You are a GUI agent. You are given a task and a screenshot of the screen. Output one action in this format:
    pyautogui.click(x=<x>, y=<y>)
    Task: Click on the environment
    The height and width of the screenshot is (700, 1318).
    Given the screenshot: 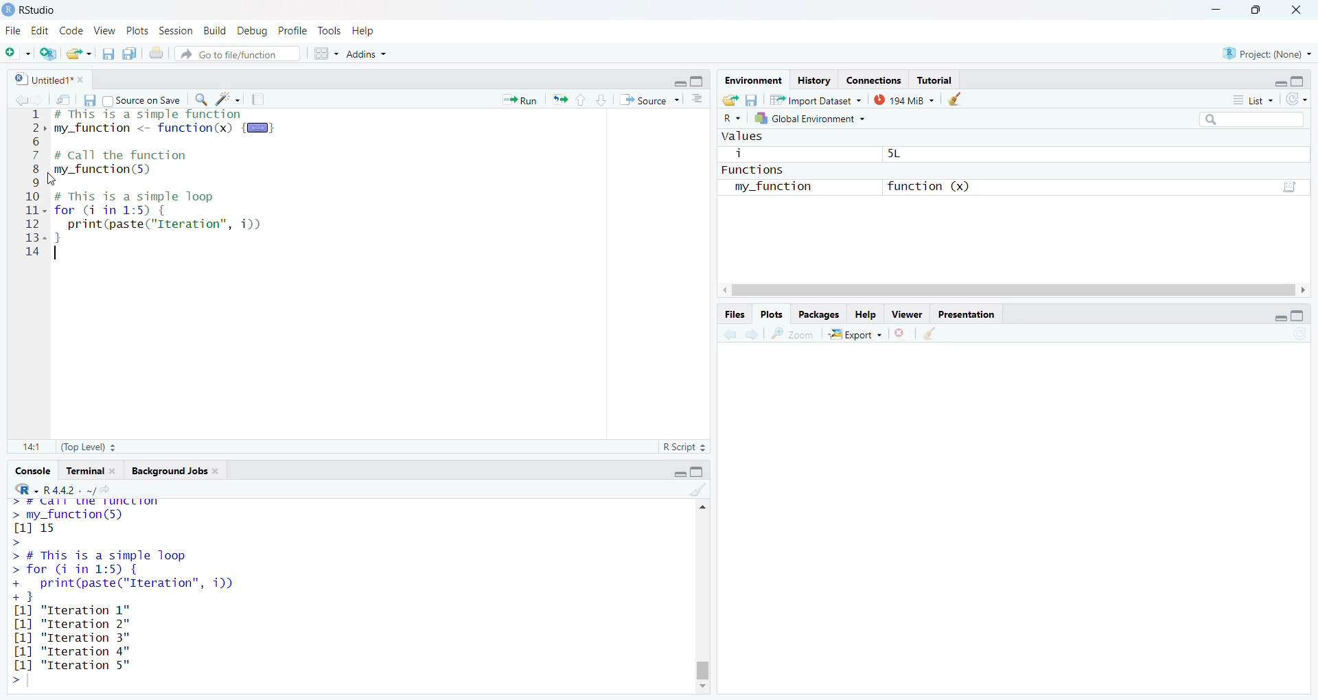 What is the action you would take?
    pyautogui.click(x=755, y=80)
    